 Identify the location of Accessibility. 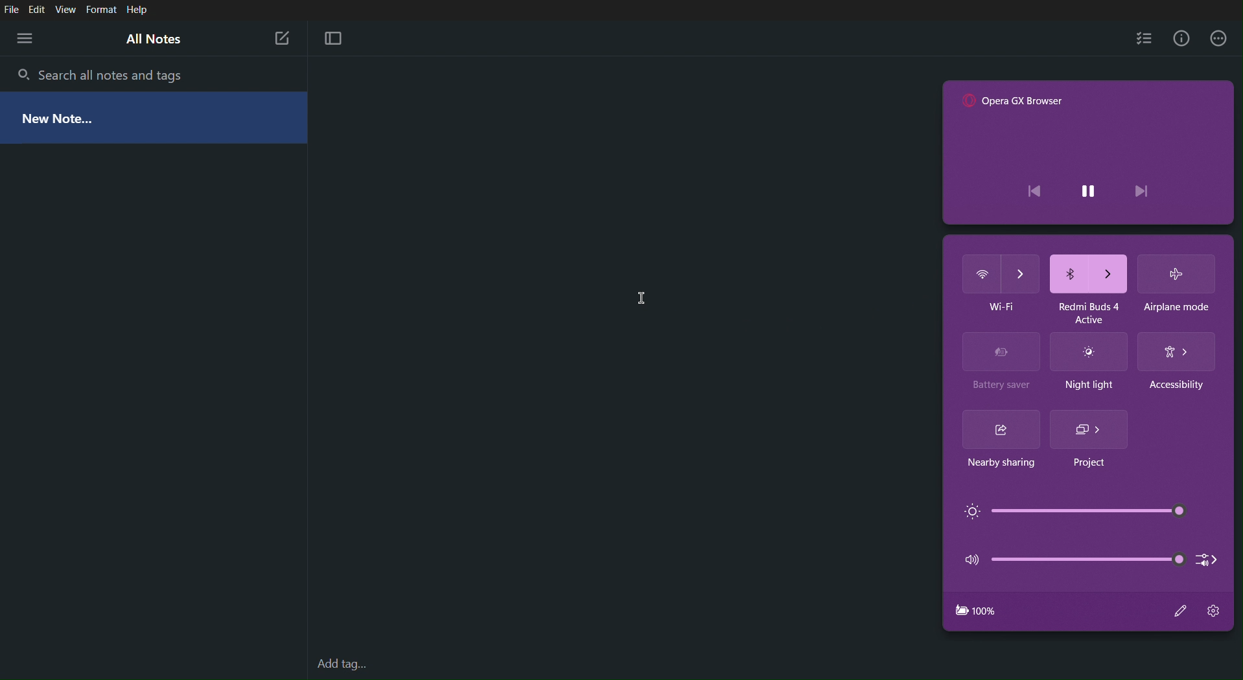
(1179, 390).